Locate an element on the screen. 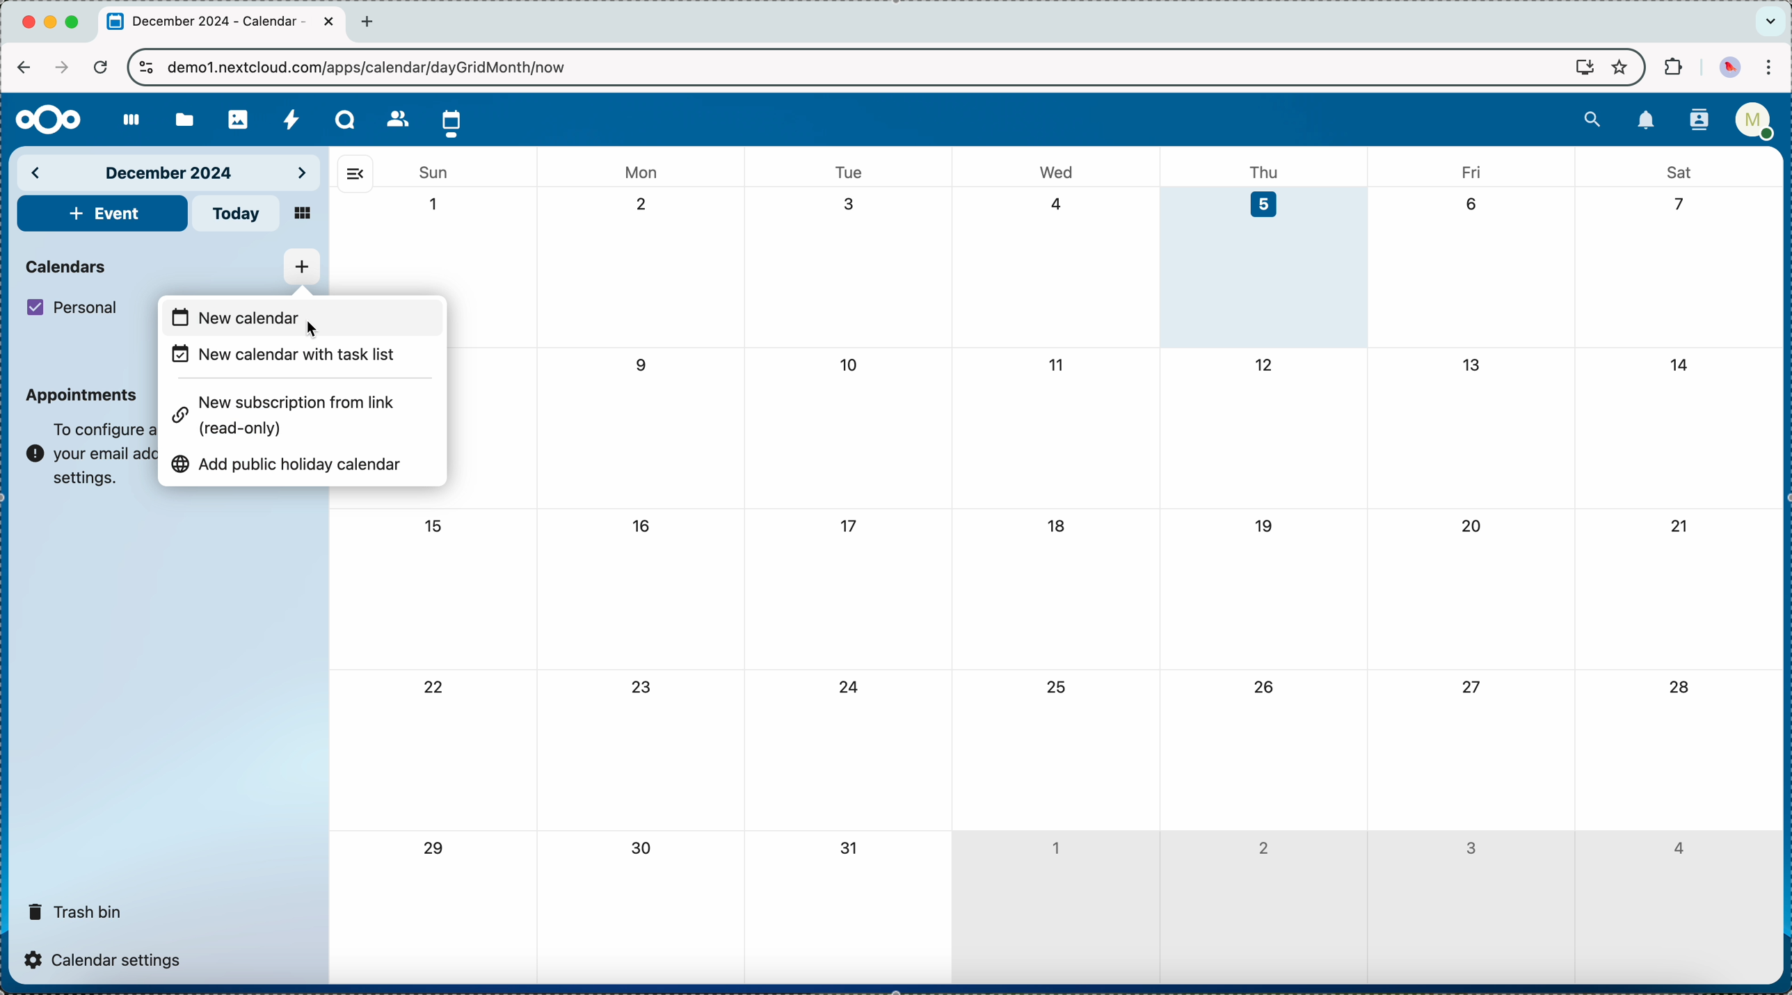  cursor is located at coordinates (315, 330).